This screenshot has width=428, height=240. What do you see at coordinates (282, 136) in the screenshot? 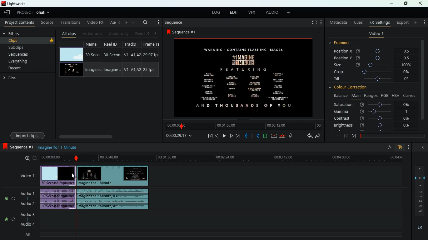
I see `join` at bounding box center [282, 136].